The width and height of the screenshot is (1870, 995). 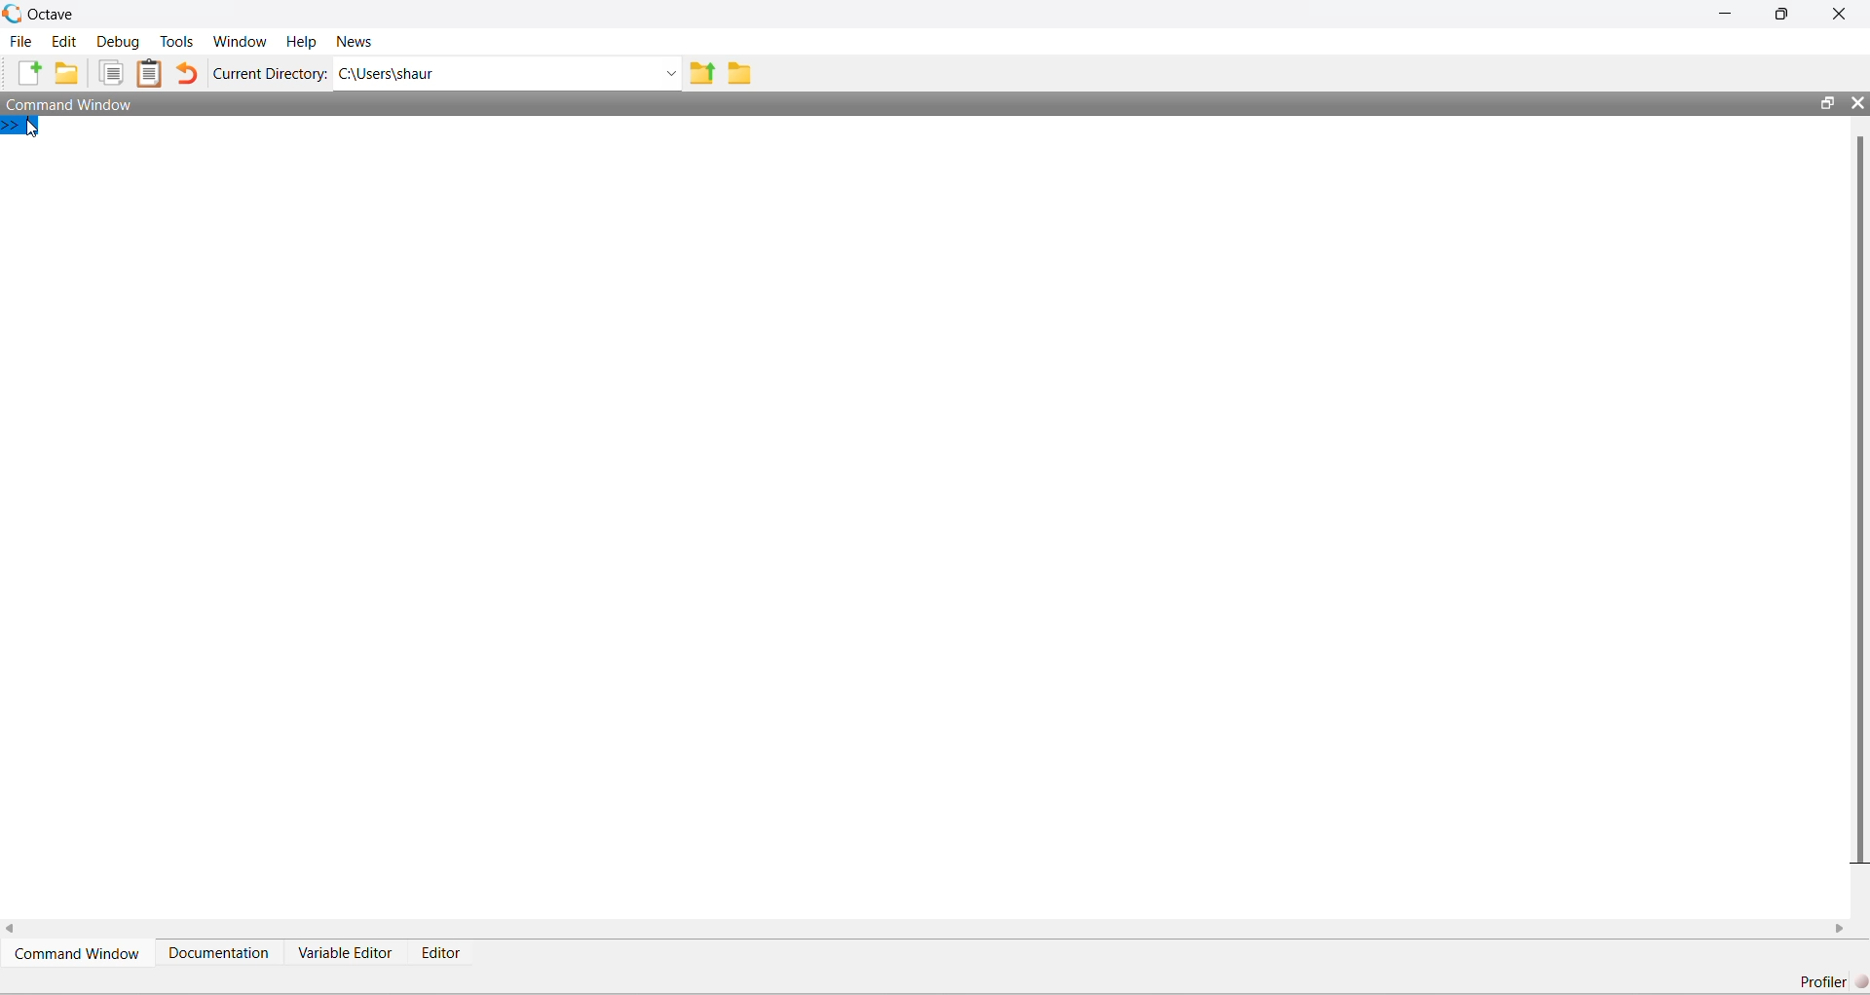 I want to click on scroll right, so click(x=1841, y=929).